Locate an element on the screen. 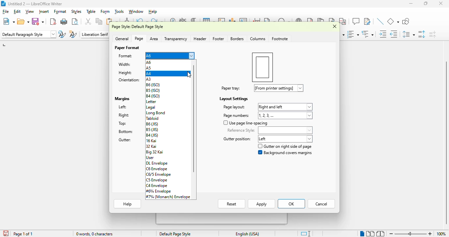 Image resolution: width=449 pixels, height=237 pixels. transparency is located at coordinates (176, 39).